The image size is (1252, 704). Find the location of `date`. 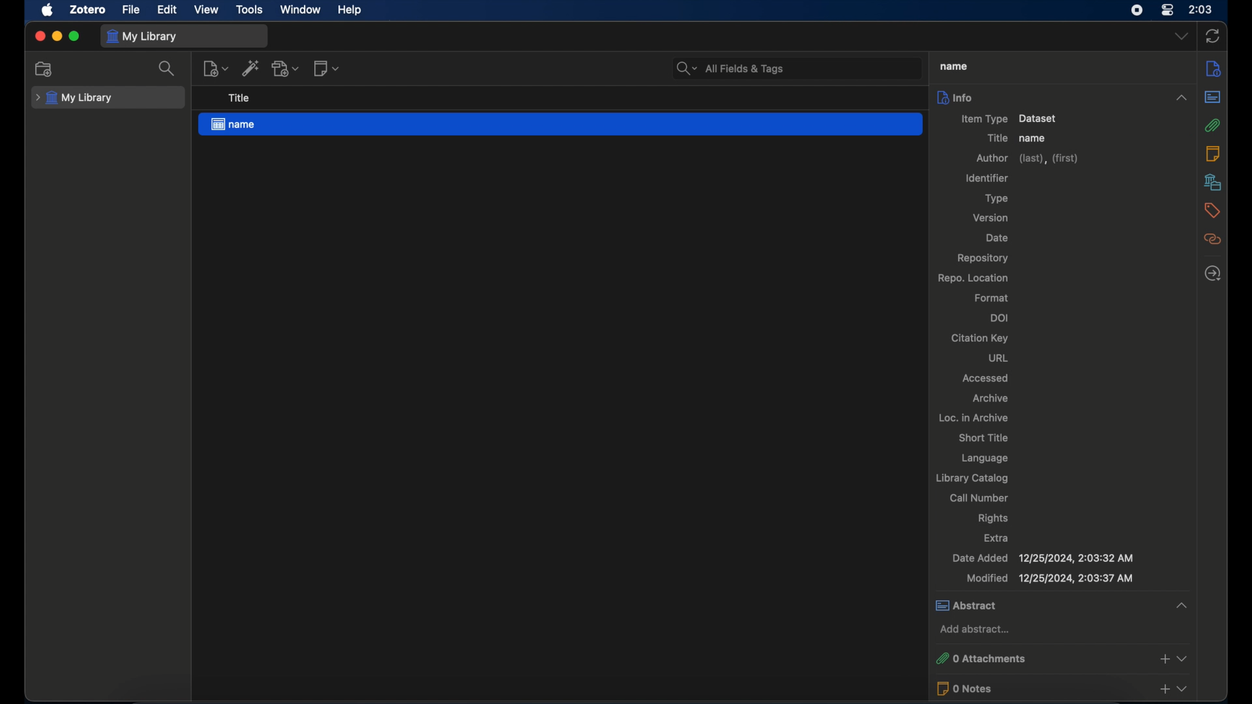

date is located at coordinates (997, 237).